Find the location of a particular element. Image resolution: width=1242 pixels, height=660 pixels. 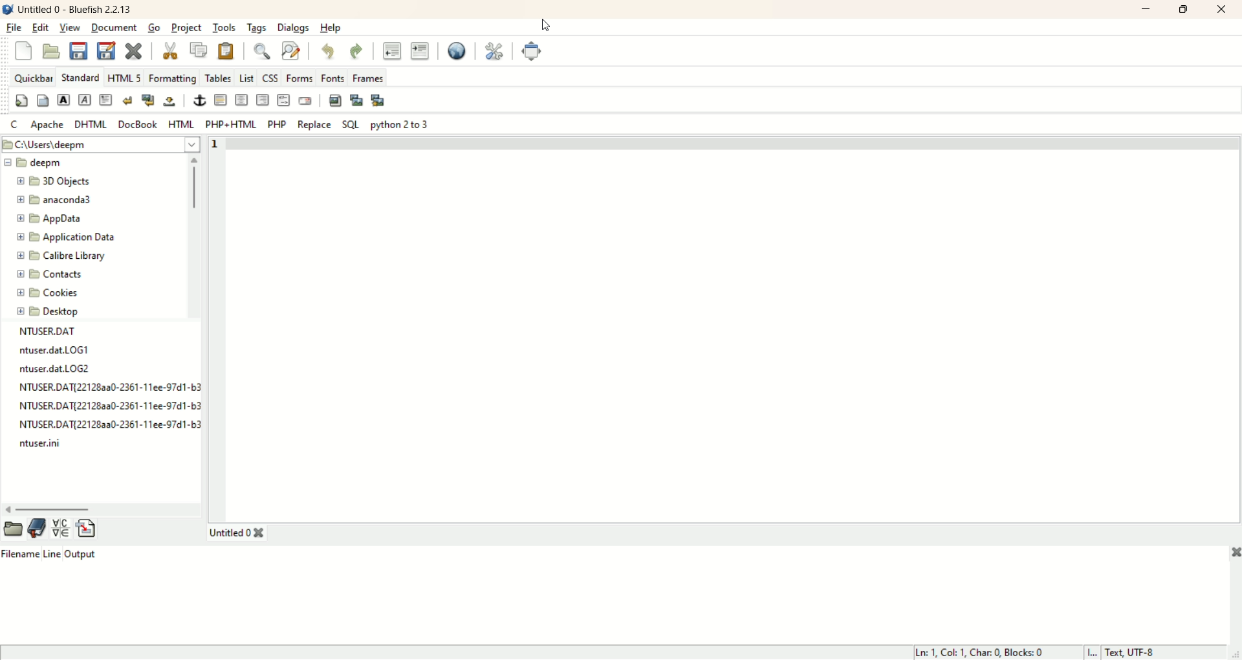

multi-thumbnails is located at coordinates (379, 100).